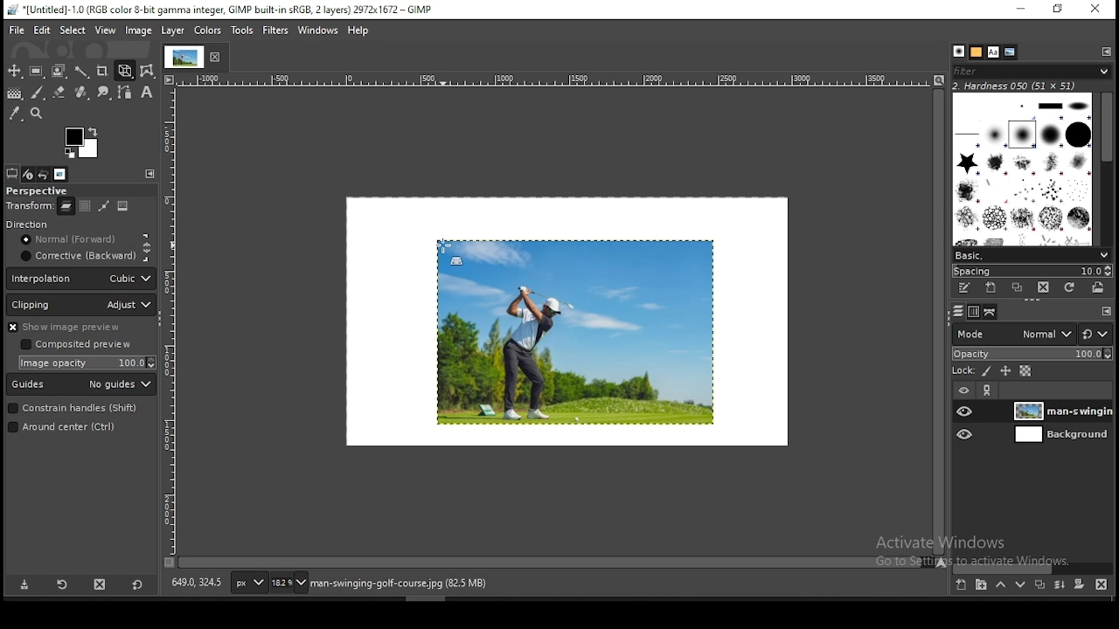 The image size is (1119, 629). I want to click on color picker tool, so click(15, 115).